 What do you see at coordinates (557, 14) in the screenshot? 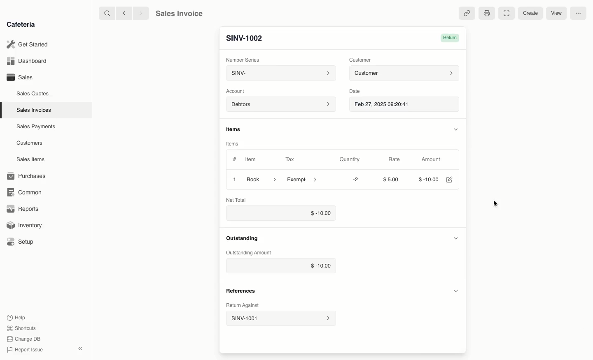
I see `view` at bounding box center [557, 14].